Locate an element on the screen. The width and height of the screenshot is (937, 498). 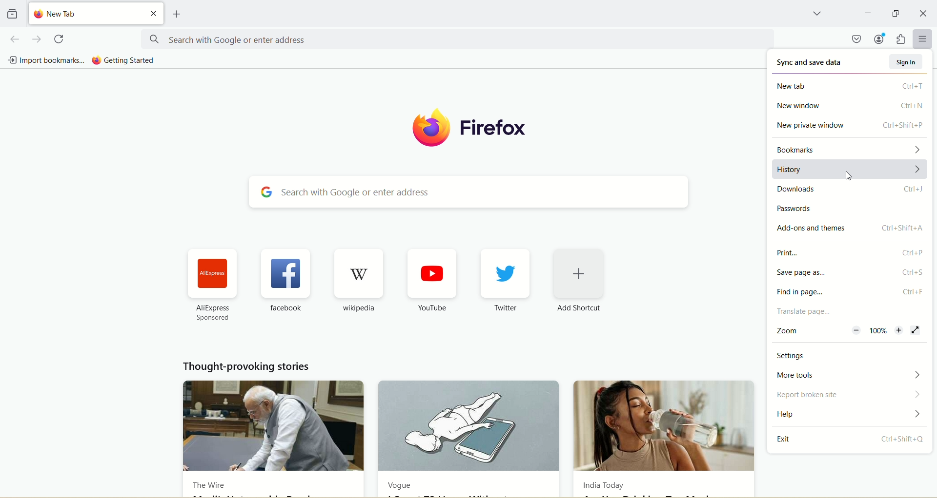
save to pocket is located at coordinates (856, 39).